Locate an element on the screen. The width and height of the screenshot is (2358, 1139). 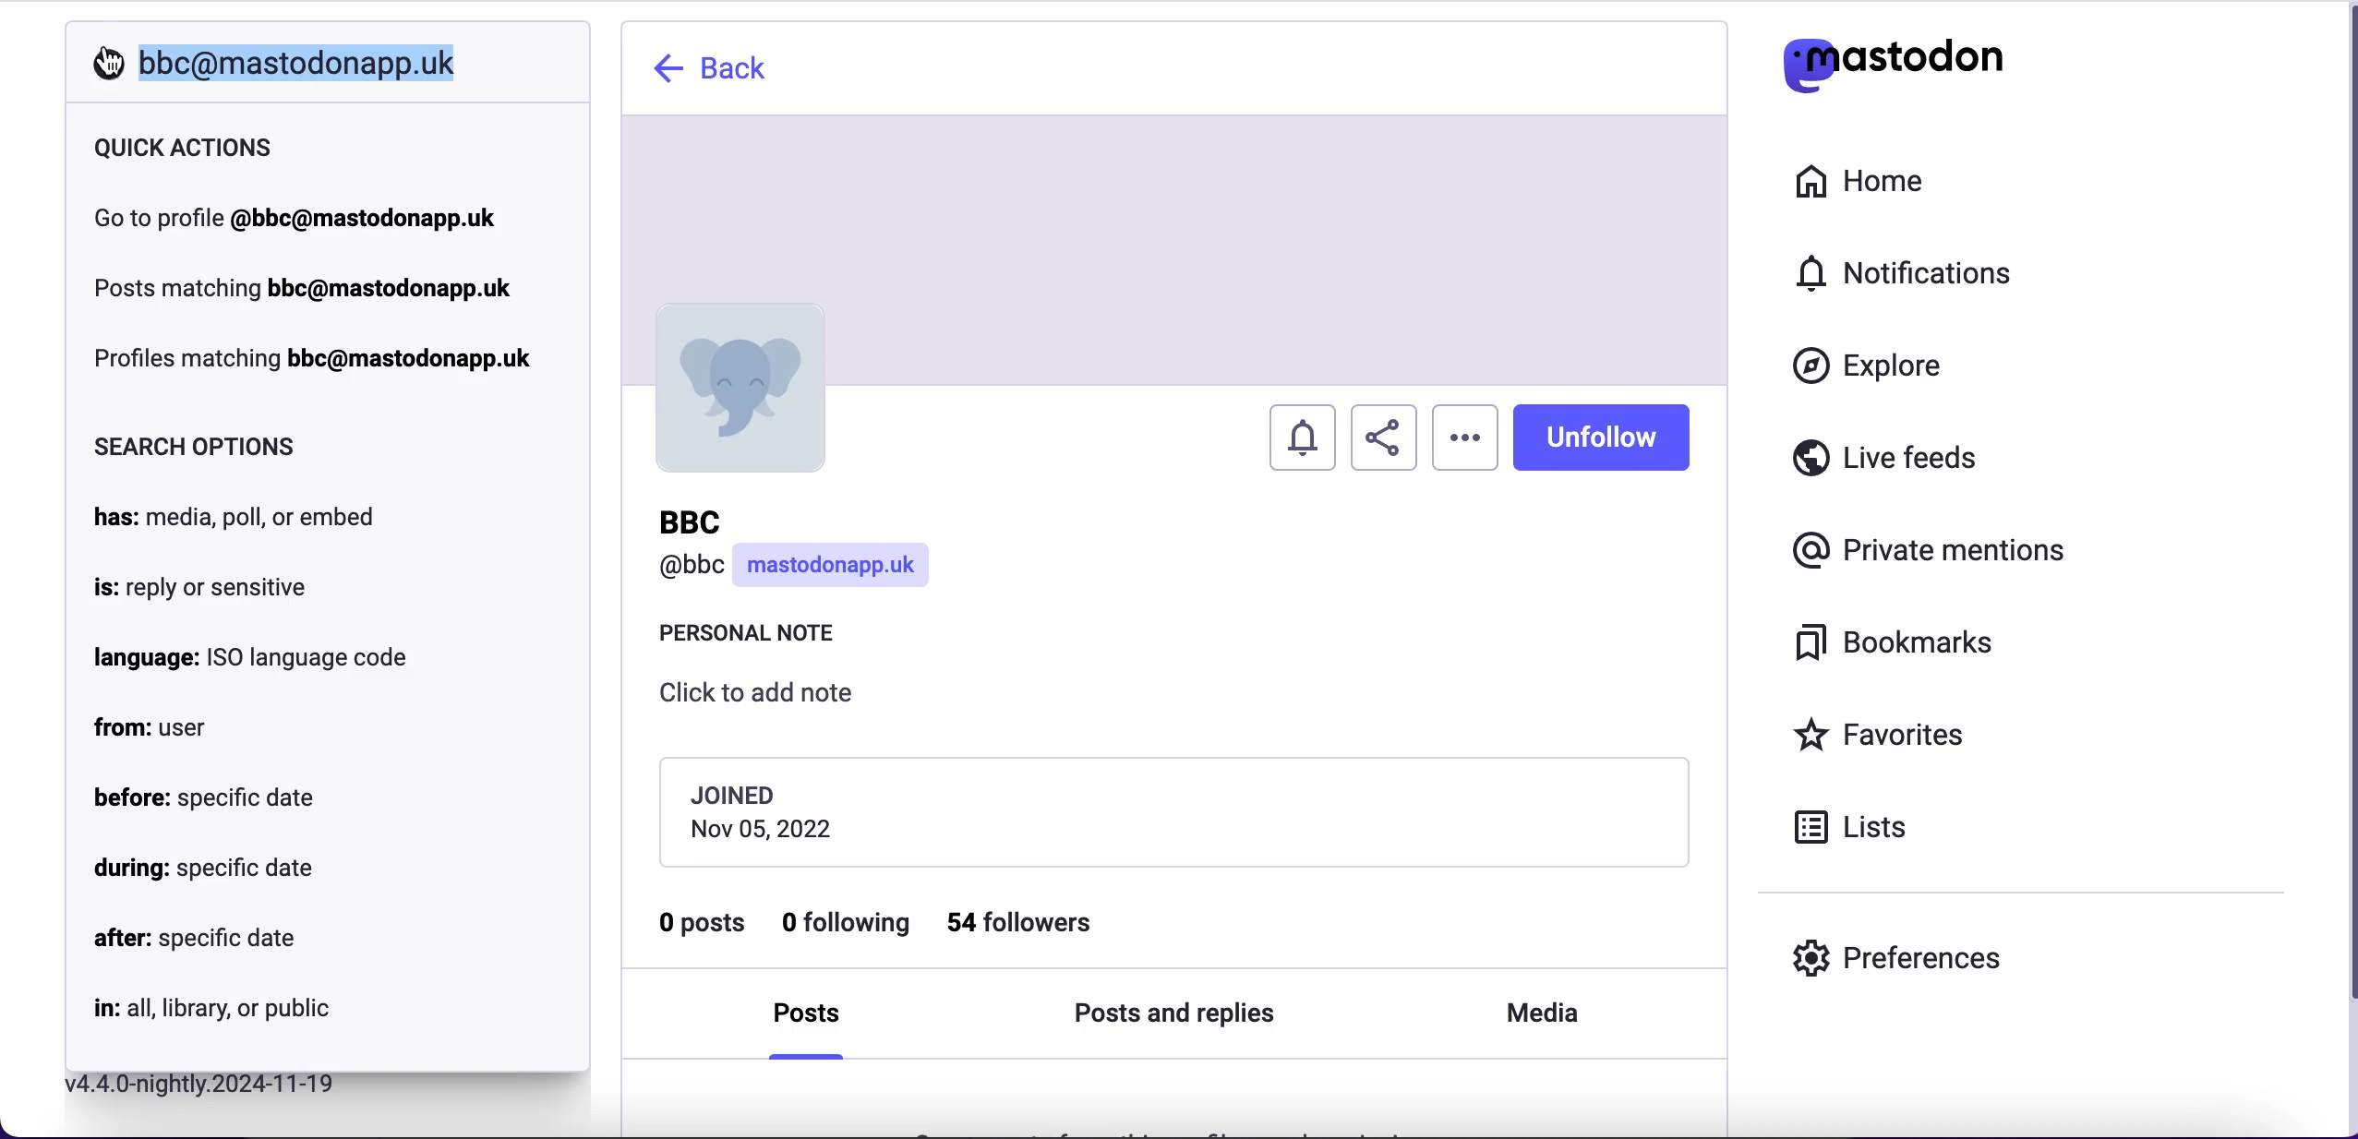
search options is located at coordinates (199, 447).